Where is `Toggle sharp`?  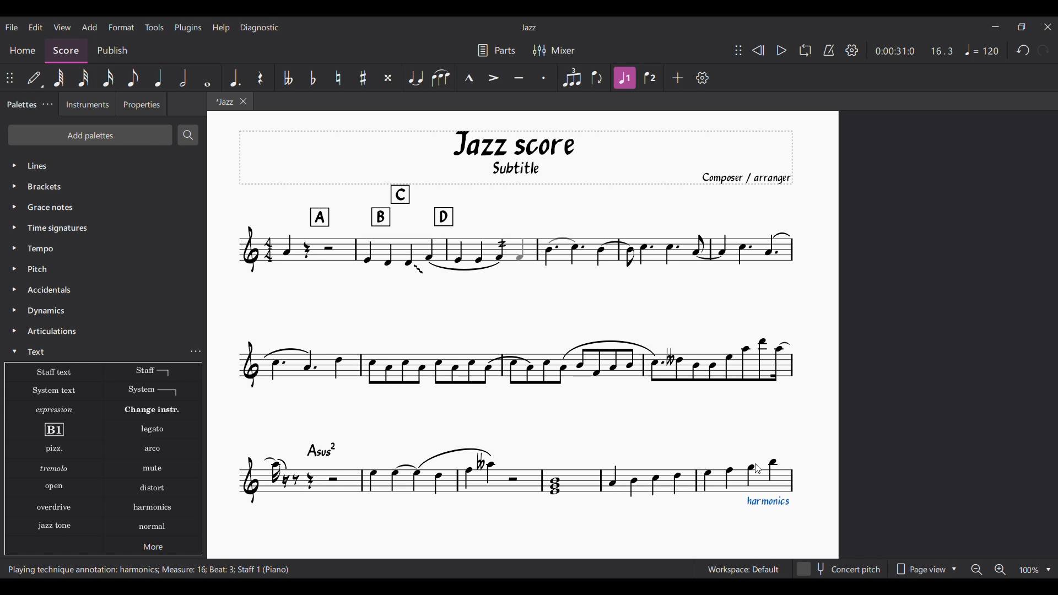
Toggle sharp is located at coordinates (363, 77).